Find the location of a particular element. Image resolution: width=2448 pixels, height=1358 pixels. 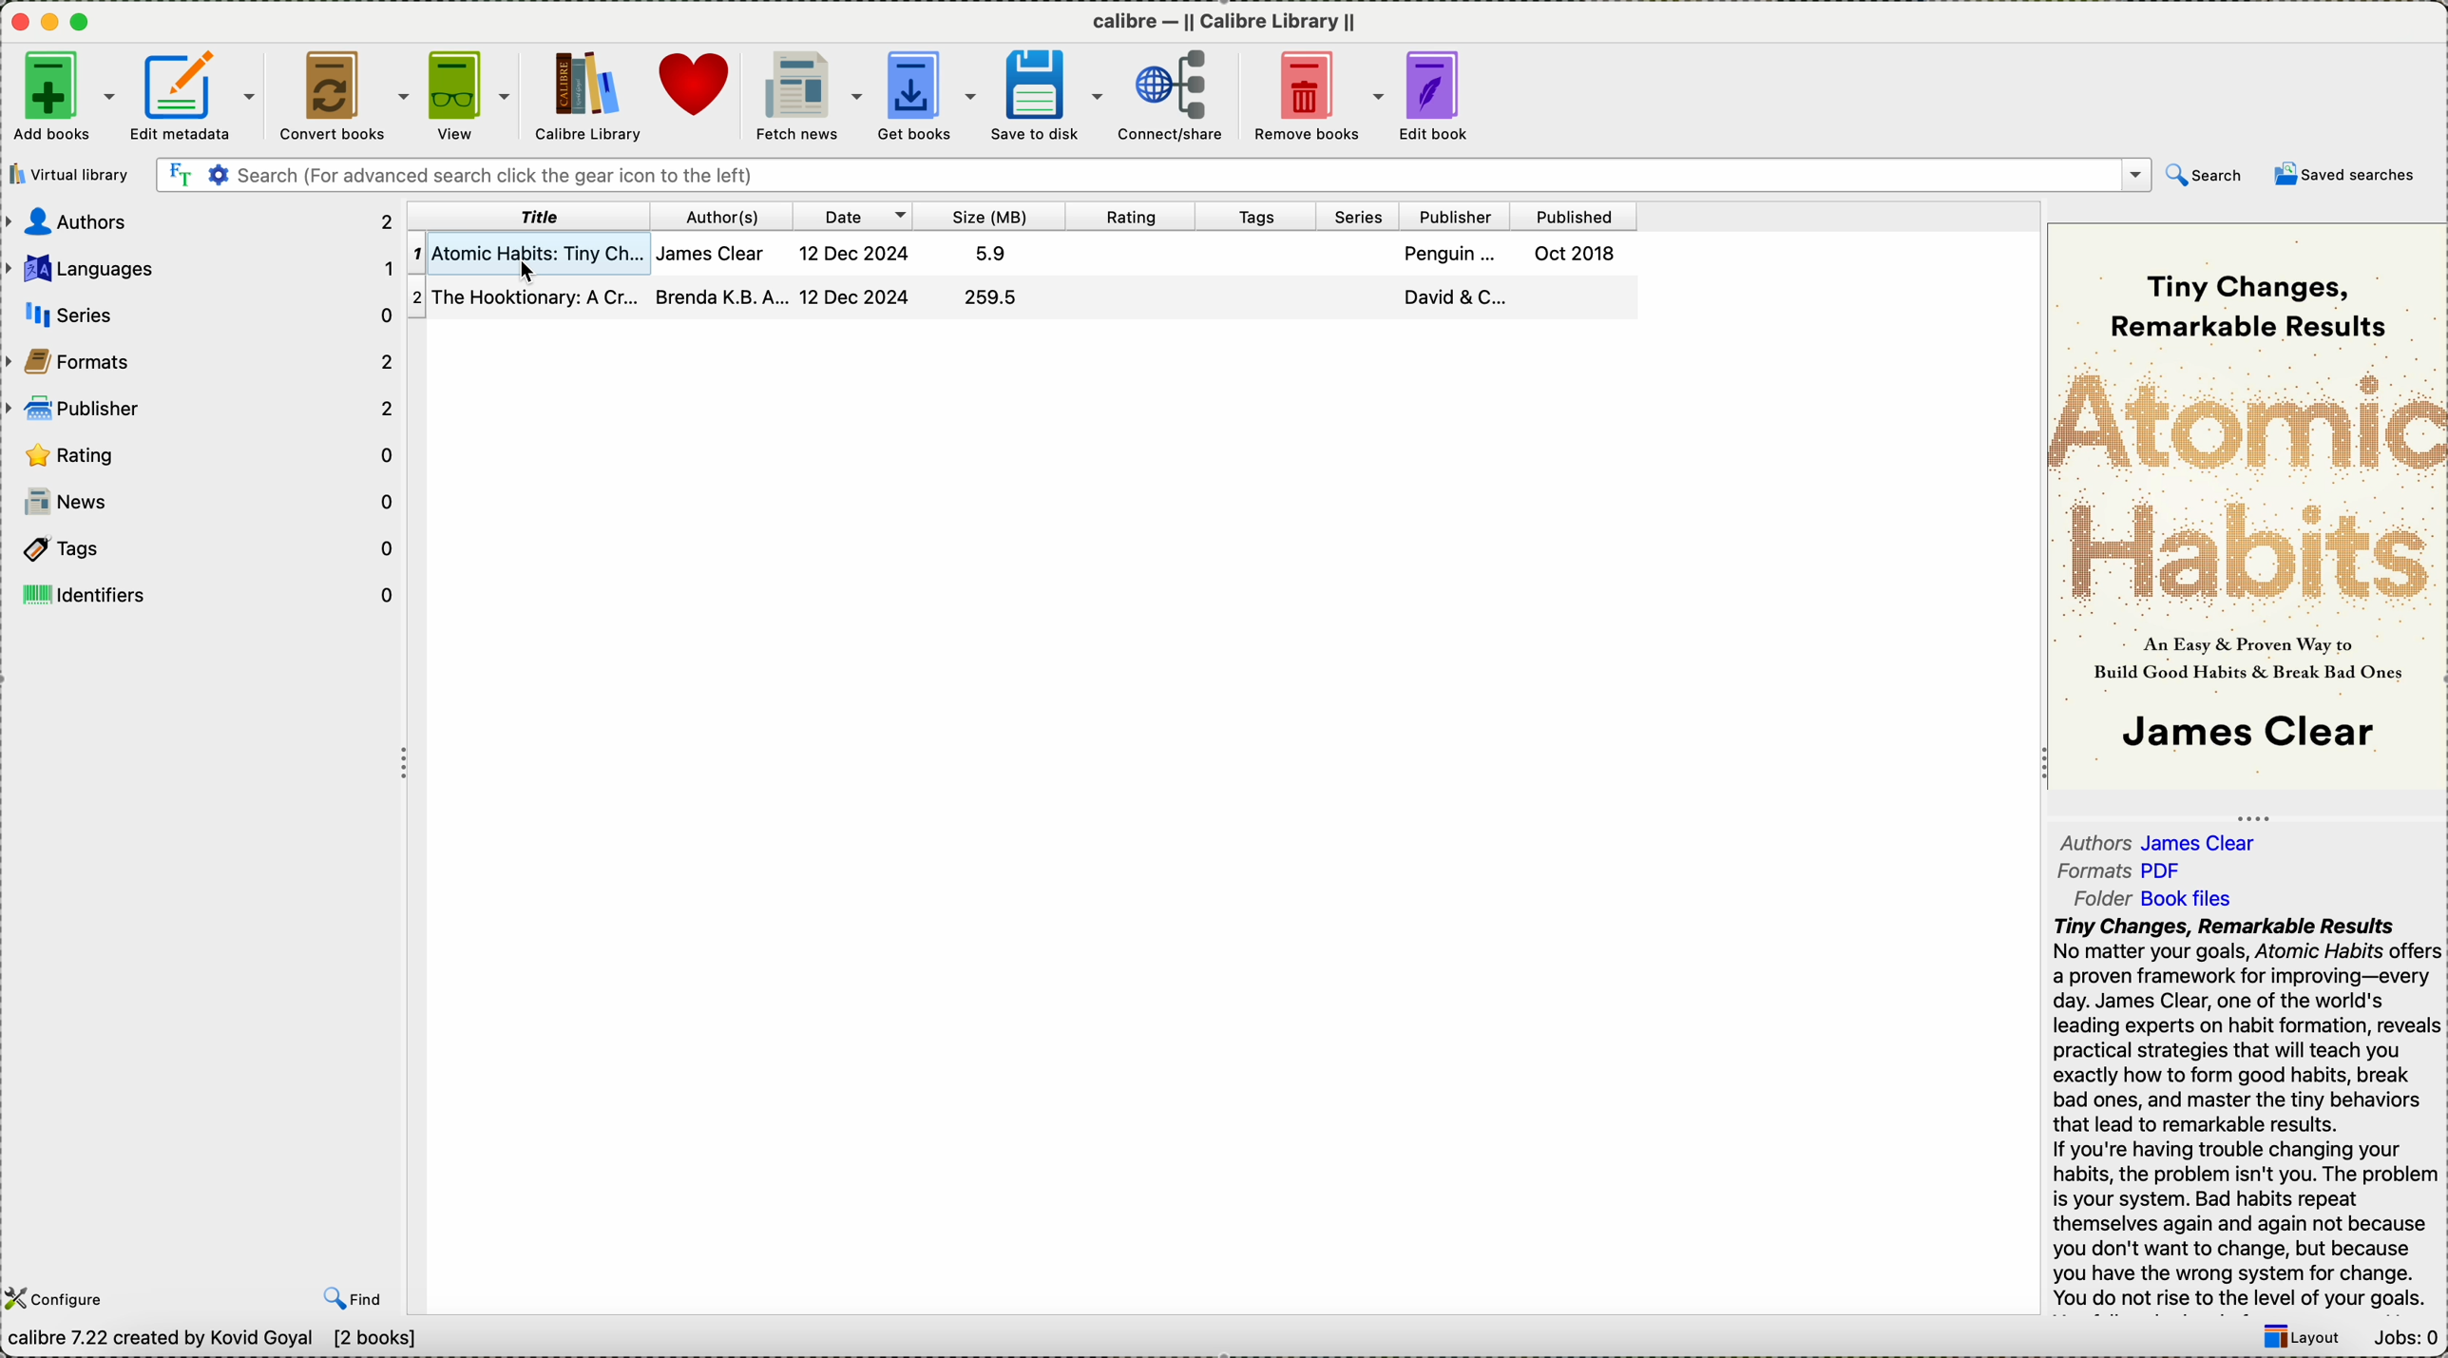

donate is located at coordinates (699, 89).